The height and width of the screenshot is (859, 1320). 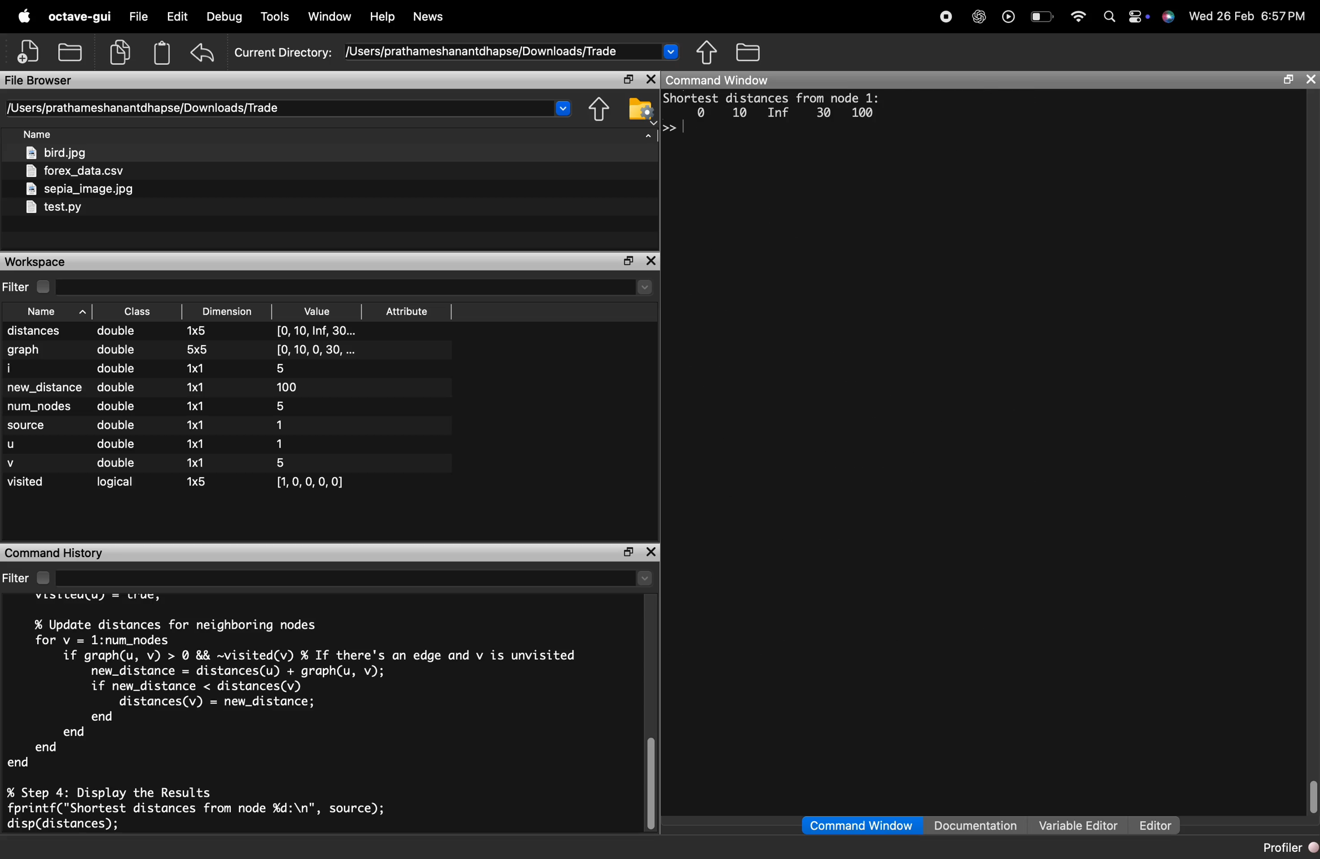 I want to click on profiler , so click(x=1287, y=847).